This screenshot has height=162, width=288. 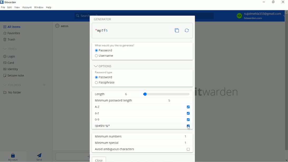 What do you see at coordinates (114, 101) in the screenshot?
I see `Minimum password length` at bounding box center [114, 101].